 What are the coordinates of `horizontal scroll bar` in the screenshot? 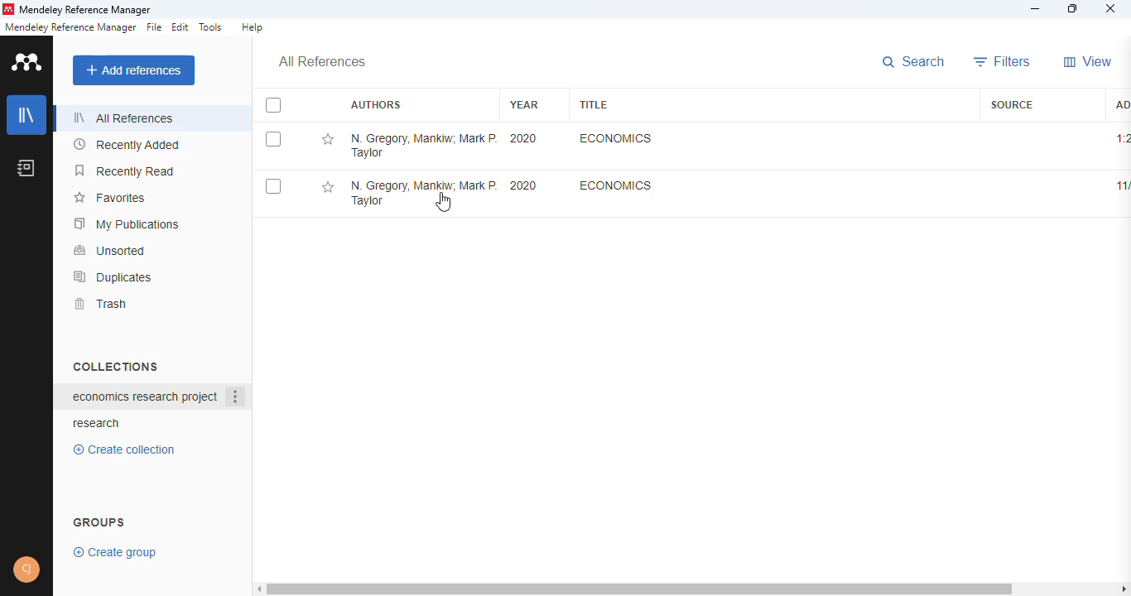 It's located at (693, 588).